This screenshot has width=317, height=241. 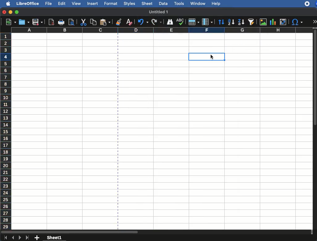 What do you see at coordinates (213, 57) in the screenshot?
I see `cursor` at bounding box center [213, 57].